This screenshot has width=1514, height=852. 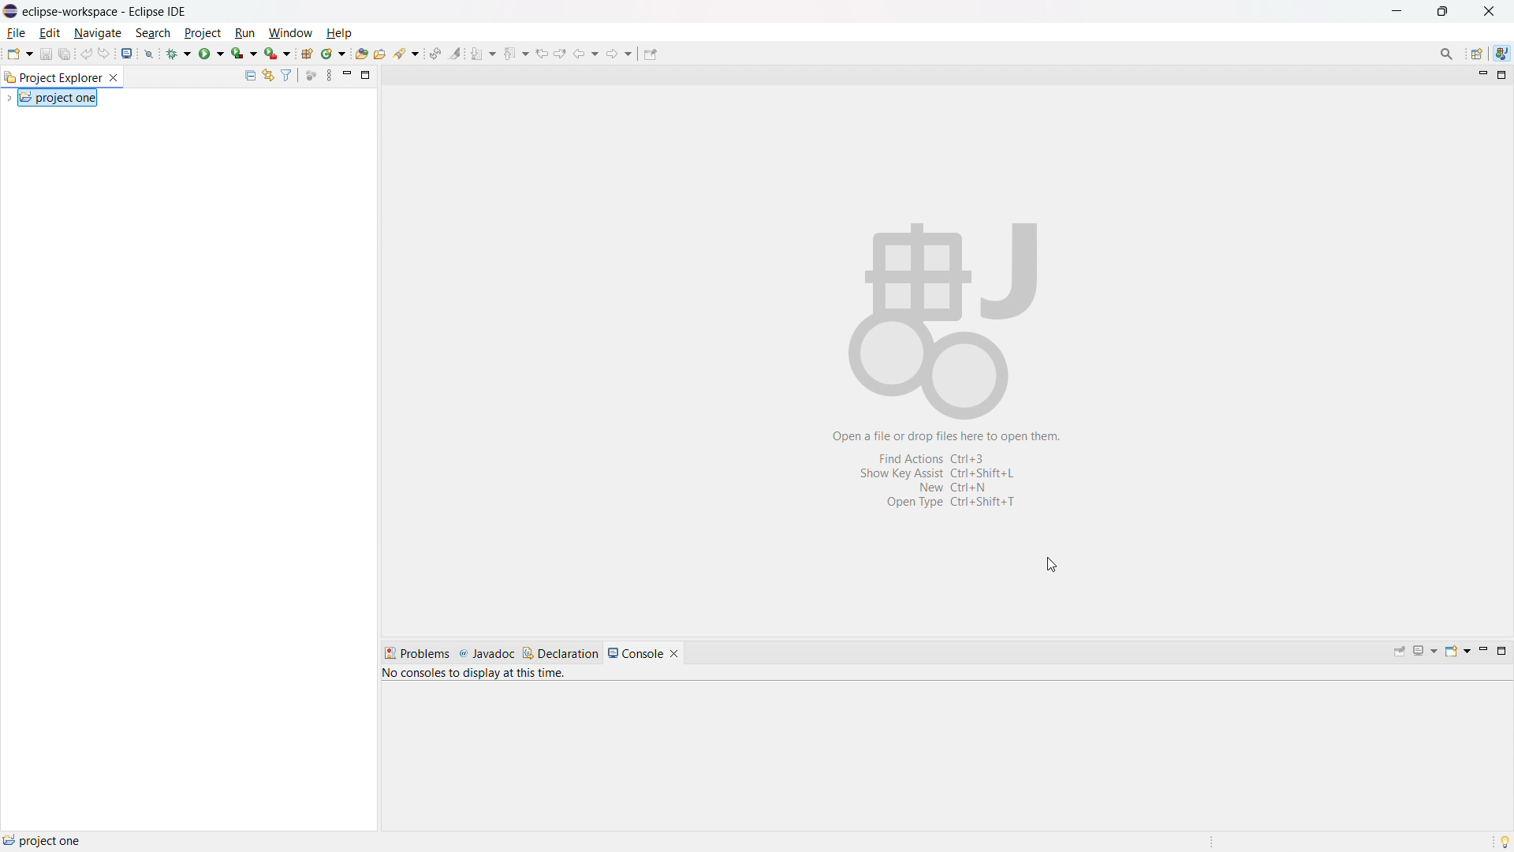 What do you see at coordinates (17, 33) in the screenshot?
I see `file` at bounding box center [17, 33].